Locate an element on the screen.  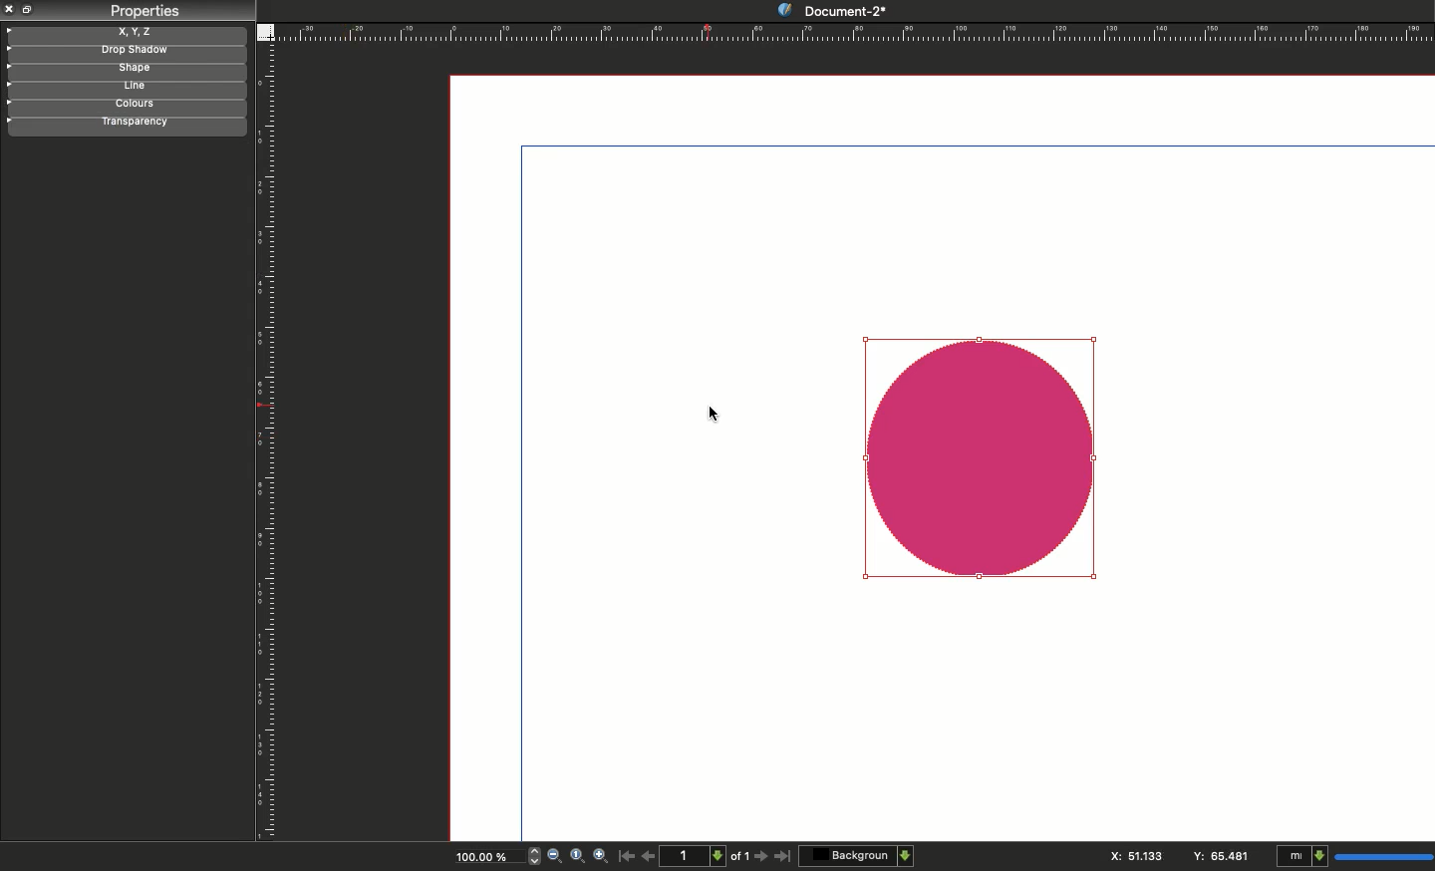
Drop shadow is located at coordinates (124, 52).